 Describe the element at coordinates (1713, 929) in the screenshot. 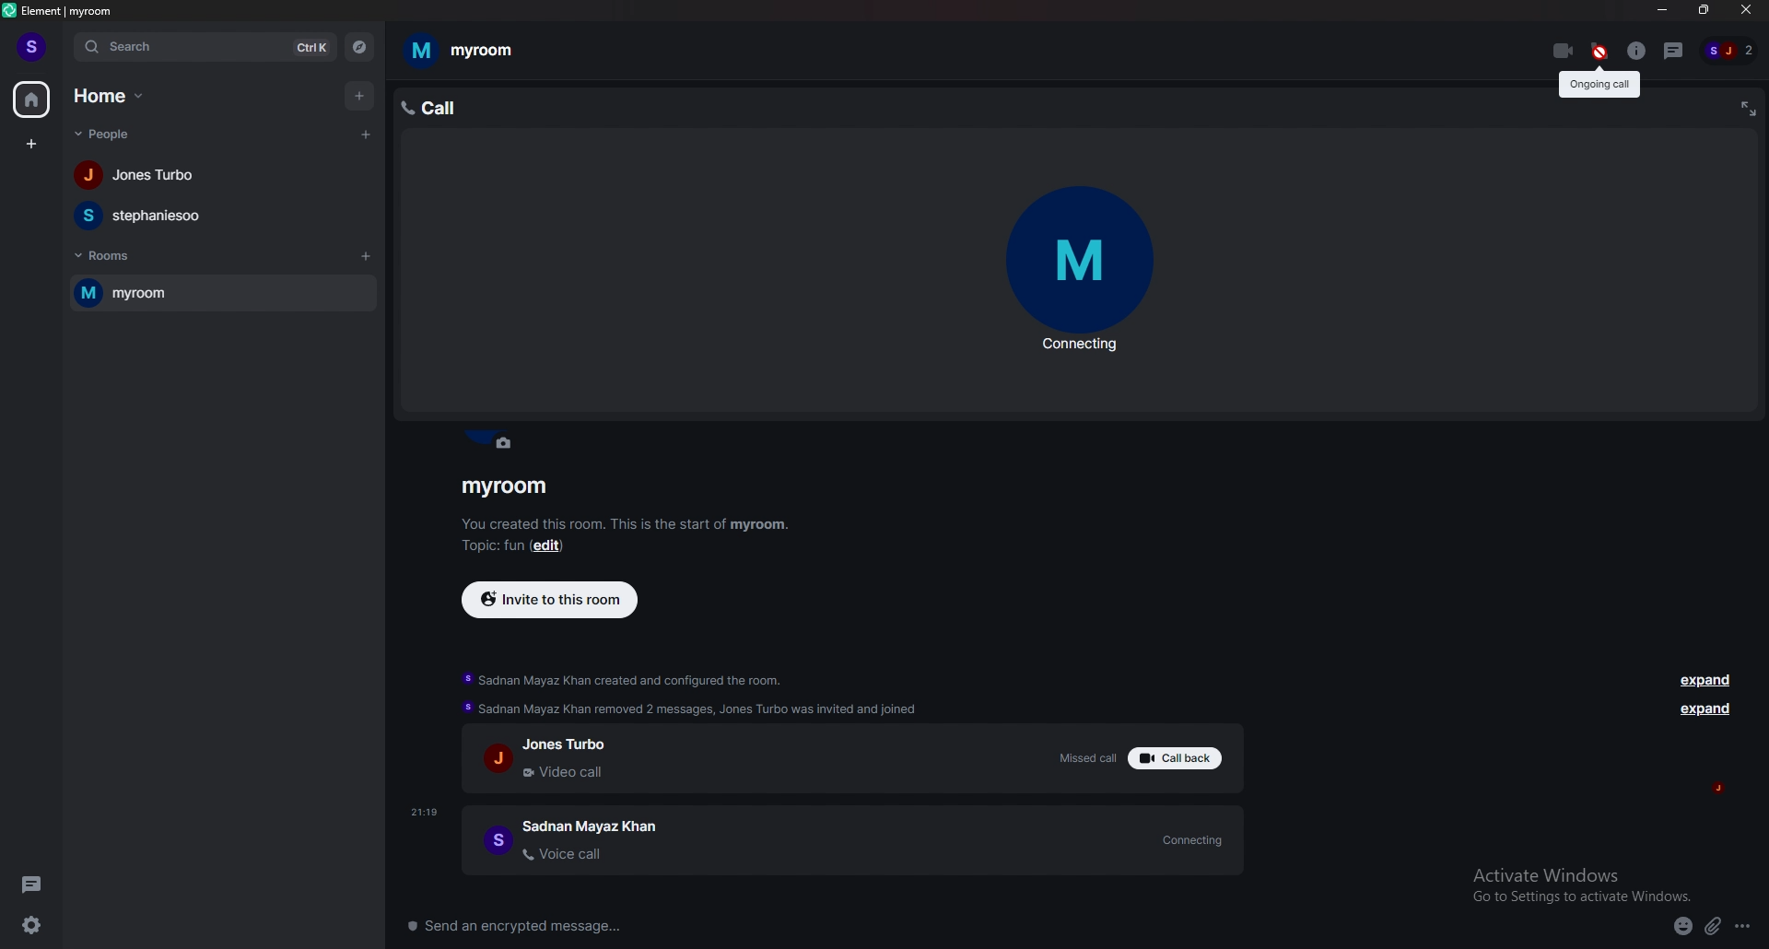

I see `attach` at that location.